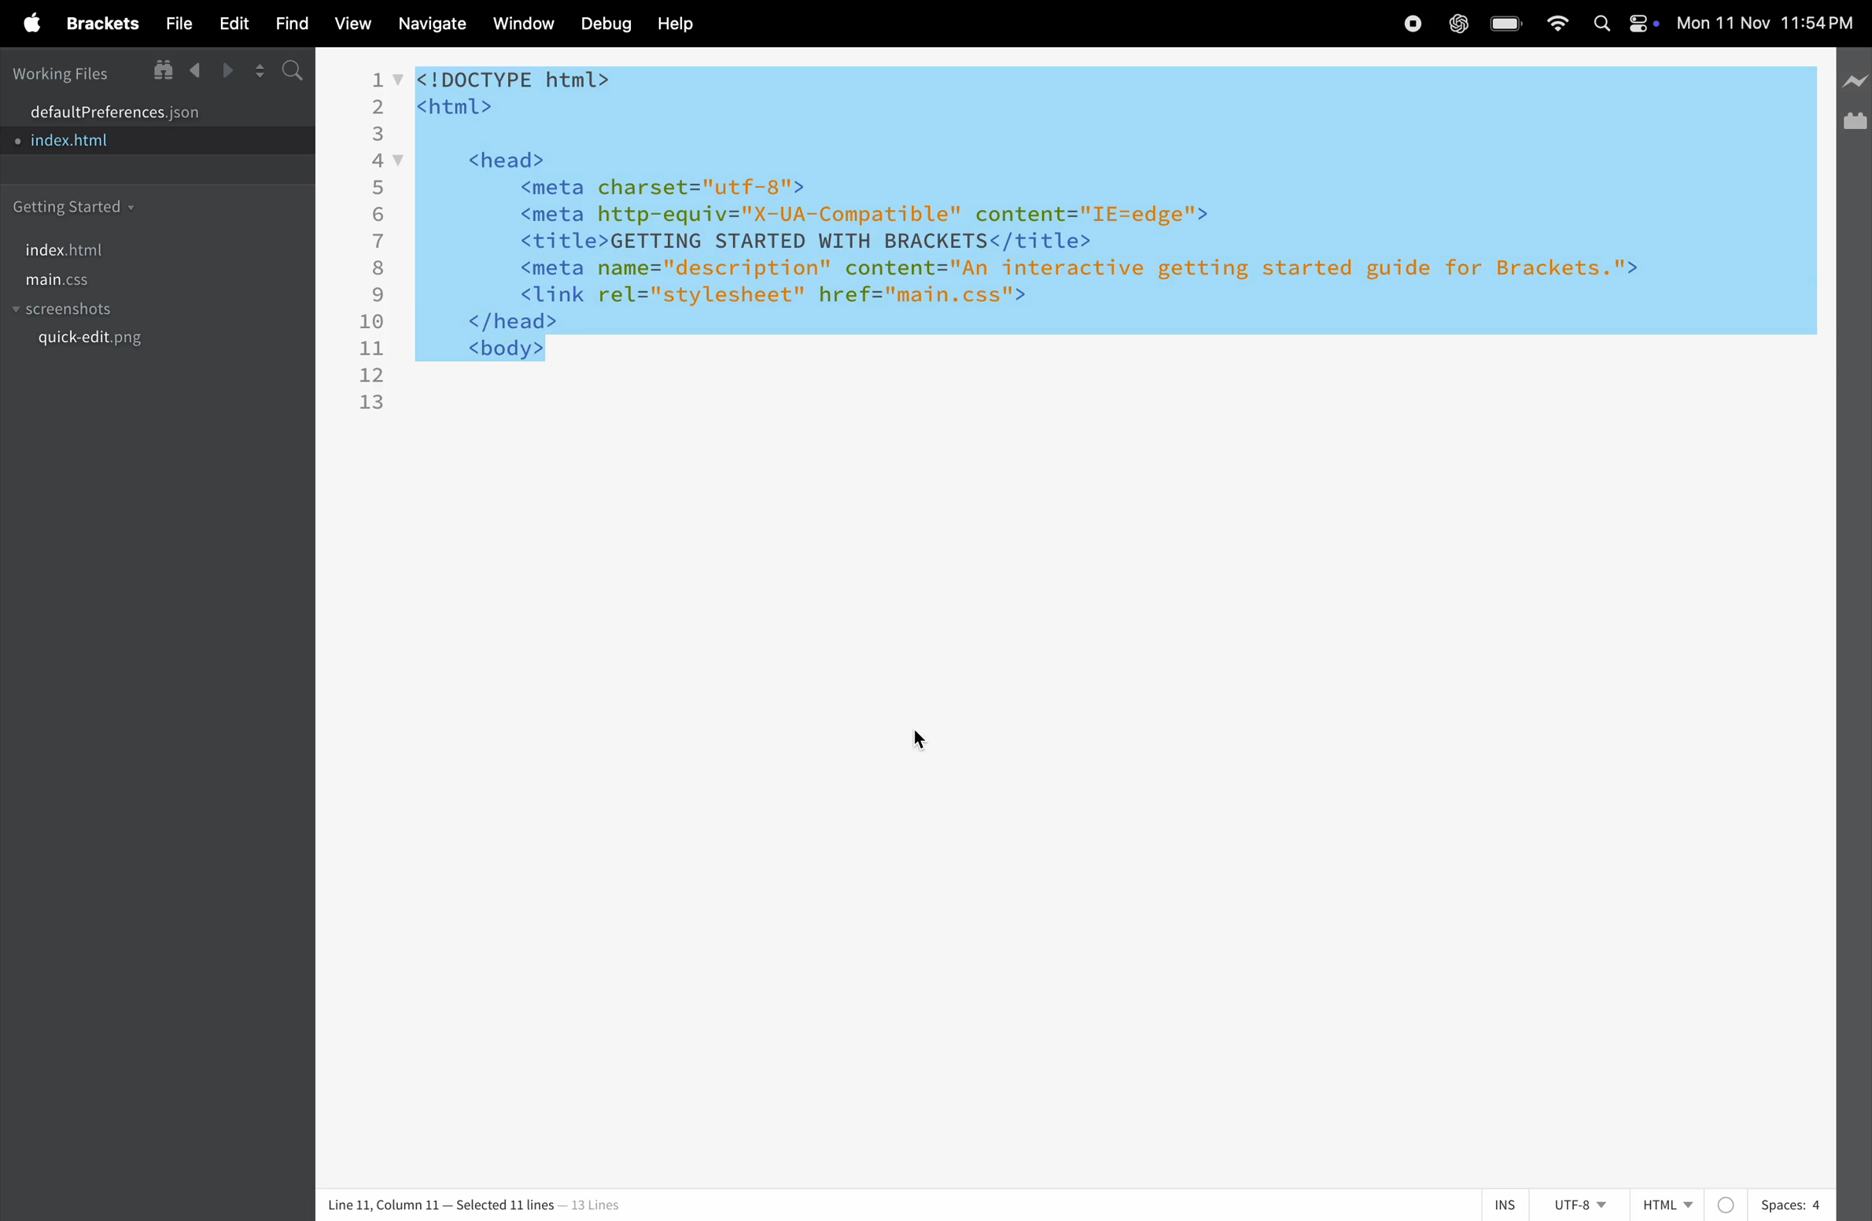 The width and height of the screenshot is (1872, 1221). What do you see at coordinates (377, 79) in the screenshot?
I see `1` at bounding box center [377, 79].